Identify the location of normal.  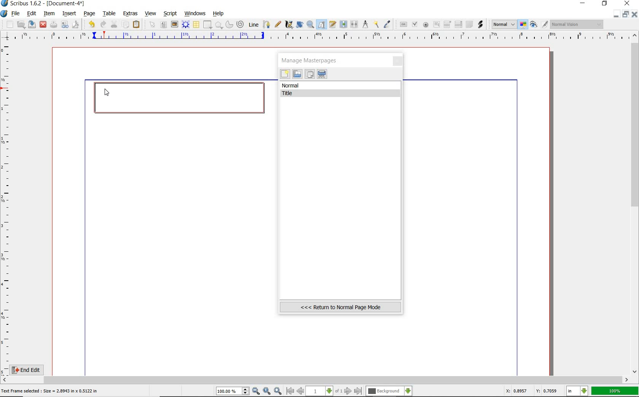
(341, 86).